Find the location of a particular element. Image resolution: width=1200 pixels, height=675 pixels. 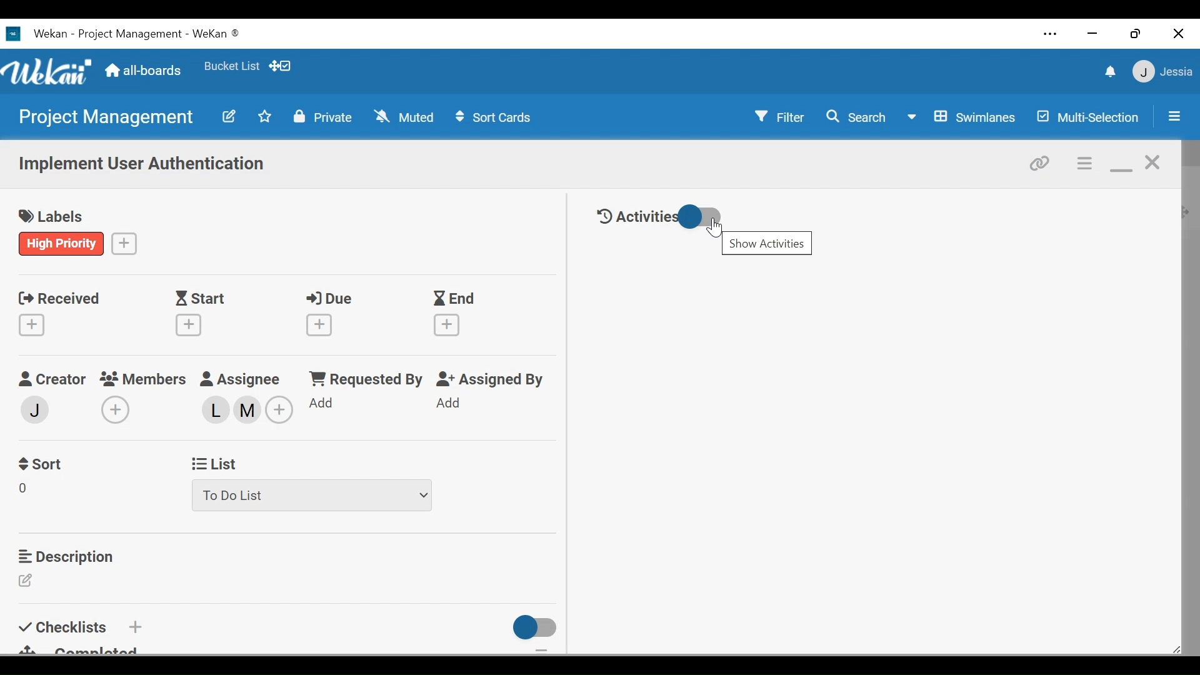

restore is located at coordinates (1137, 33).